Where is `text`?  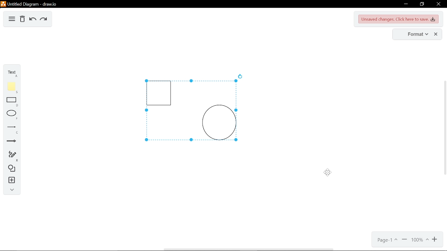 text is located at coordinates (11, 73).